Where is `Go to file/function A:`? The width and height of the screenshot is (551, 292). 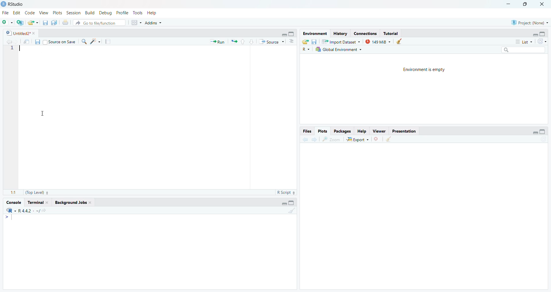
Go to file/function A: is located at coordinates (100, 23).